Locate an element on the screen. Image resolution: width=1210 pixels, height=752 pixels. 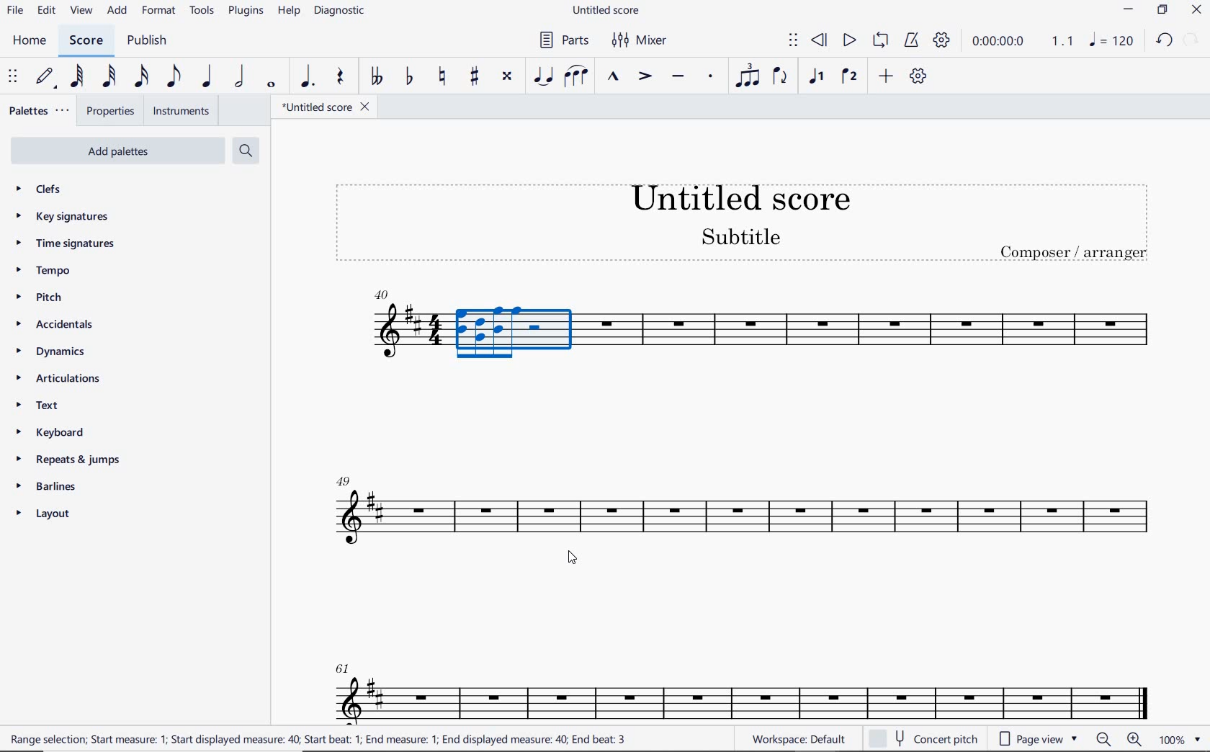
SELECET TO MOVE is located at coordinates (13, 78).